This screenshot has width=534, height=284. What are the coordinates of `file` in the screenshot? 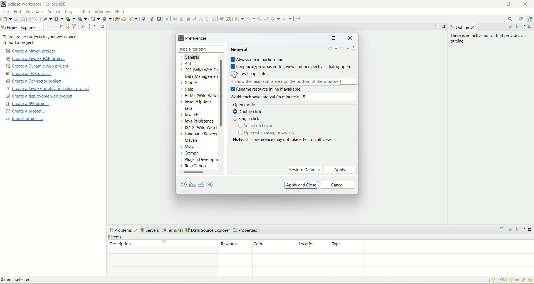 It's located at (6, 11).